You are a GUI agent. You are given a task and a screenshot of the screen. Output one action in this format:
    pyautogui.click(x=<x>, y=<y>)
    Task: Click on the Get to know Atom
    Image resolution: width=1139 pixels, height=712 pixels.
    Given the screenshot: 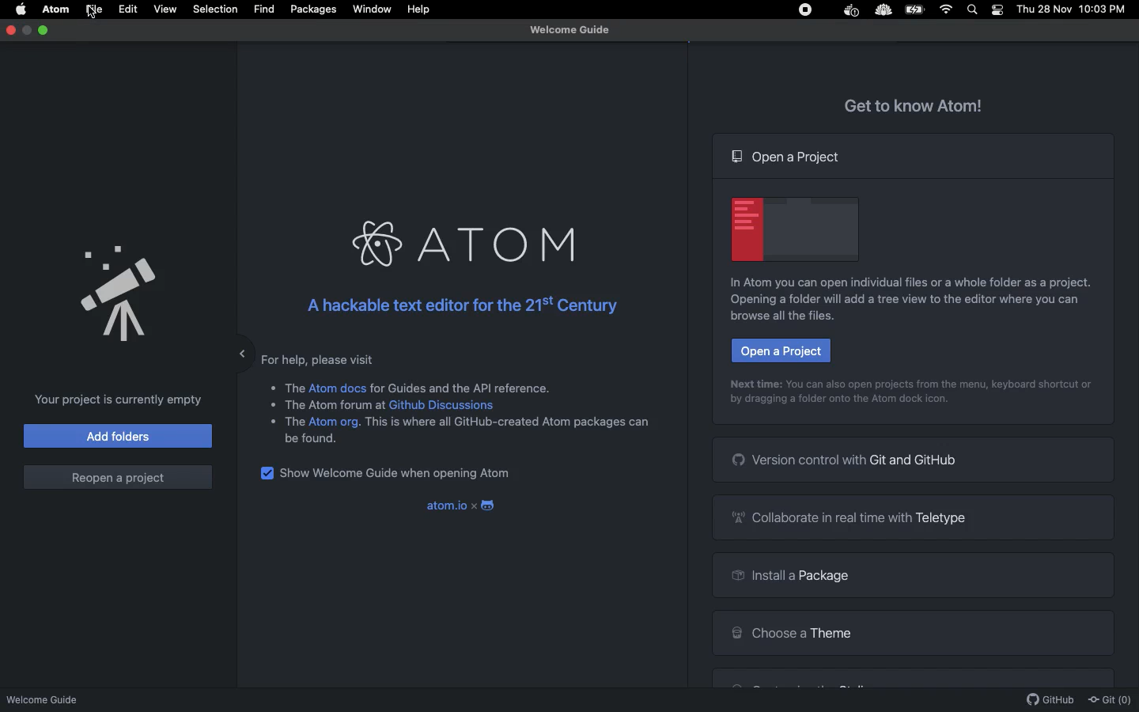 What is the action you would take?
    pyautogui.click(x=914, y=104)
    